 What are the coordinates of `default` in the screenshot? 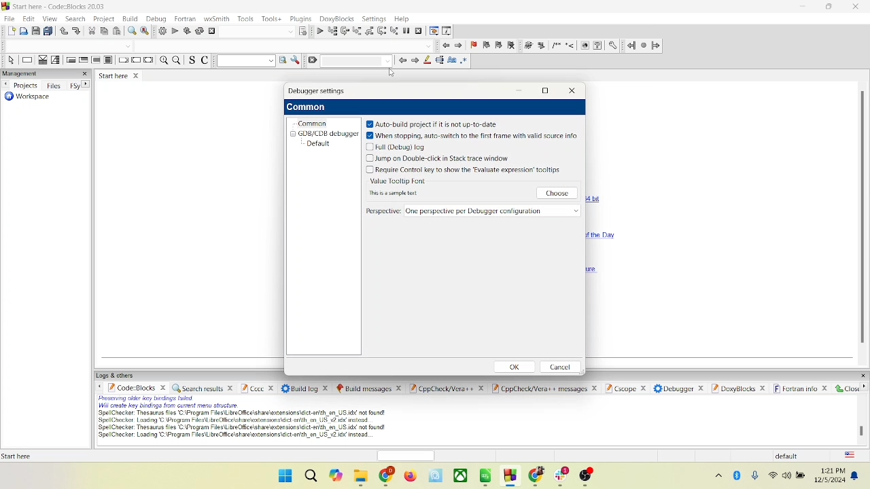 It's located at (793, 456).